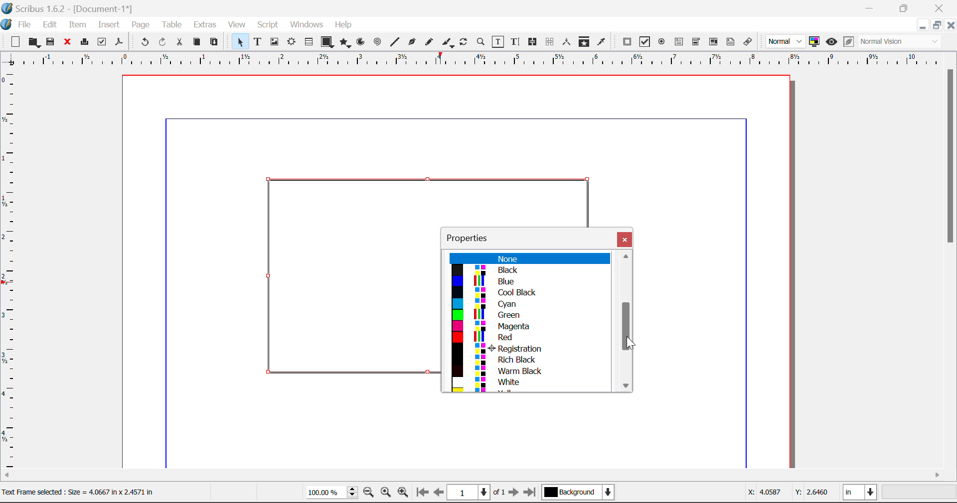  What do you see at coordinates (428, 42) in the screenshot?
I see `Freehand Line` at bounding box center [428, 42].